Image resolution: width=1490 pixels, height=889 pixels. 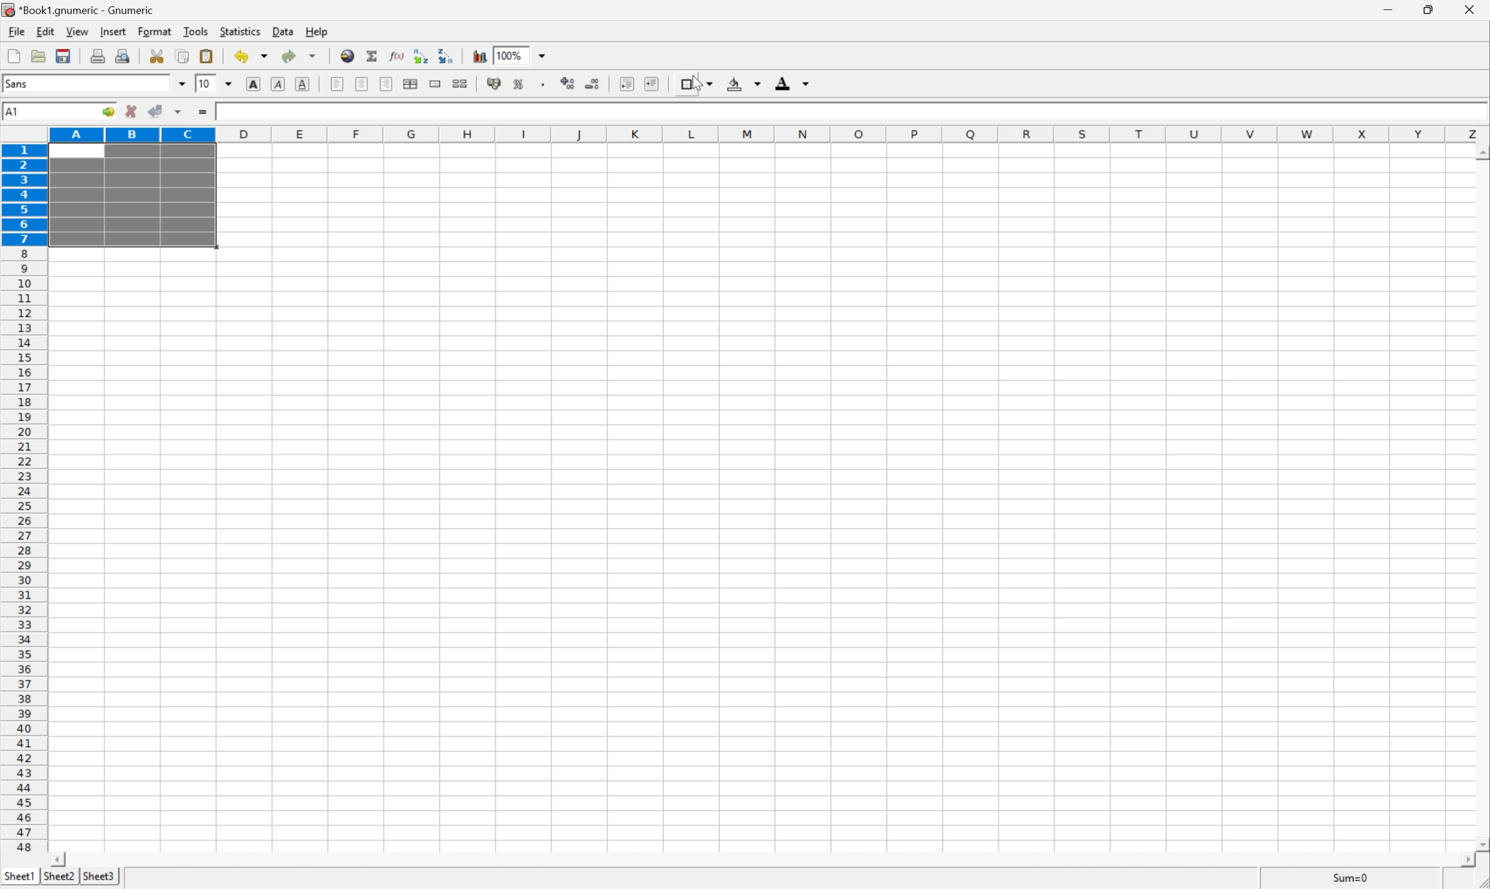 I want to click on edit function in current cell, so click(x=397, y=55).